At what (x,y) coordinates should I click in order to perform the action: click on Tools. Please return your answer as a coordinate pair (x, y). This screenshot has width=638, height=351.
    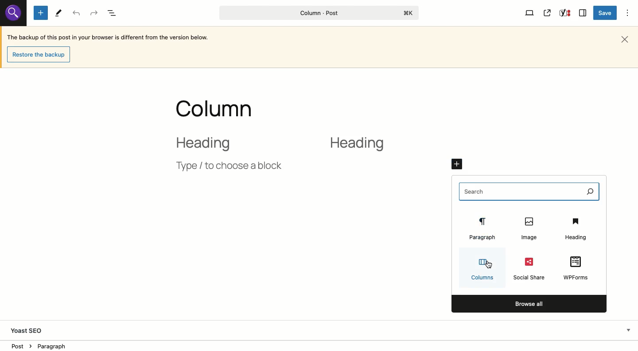
    Looking at the image, I should click on (58, 13).